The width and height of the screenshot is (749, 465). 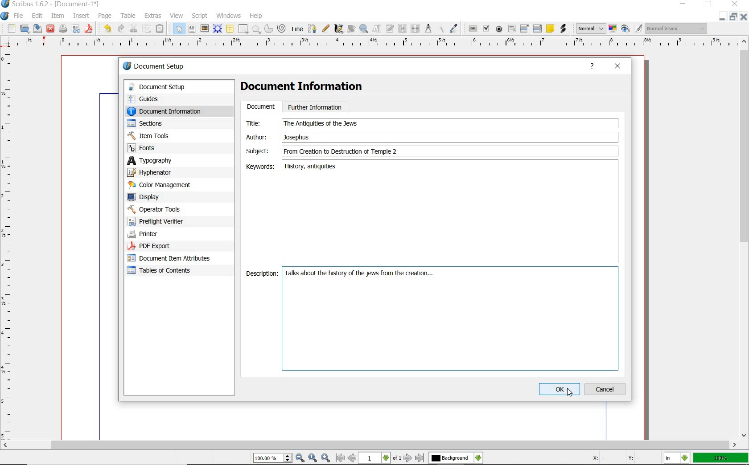 What do you see at coordinates (134, 29) in the screenshot?
I see `cut` at bounding box center [134, 29].